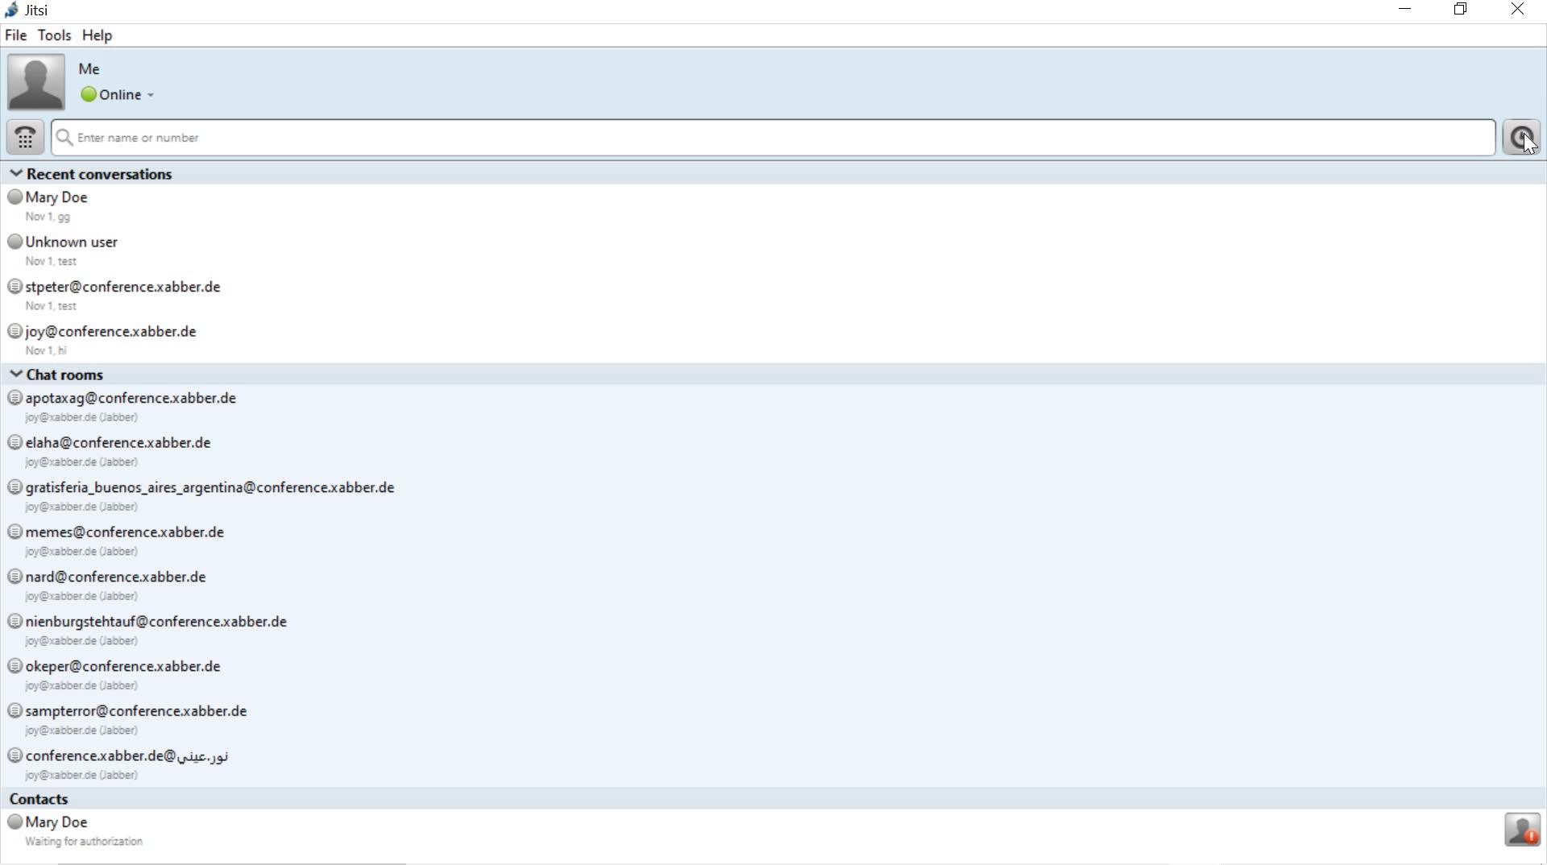 Image resolution: width=1547 pixels, height=865 pixels. What do you see at coordinates (1520, 10) in the screenshot?
I see `close` at bounding box center [1520, 10].